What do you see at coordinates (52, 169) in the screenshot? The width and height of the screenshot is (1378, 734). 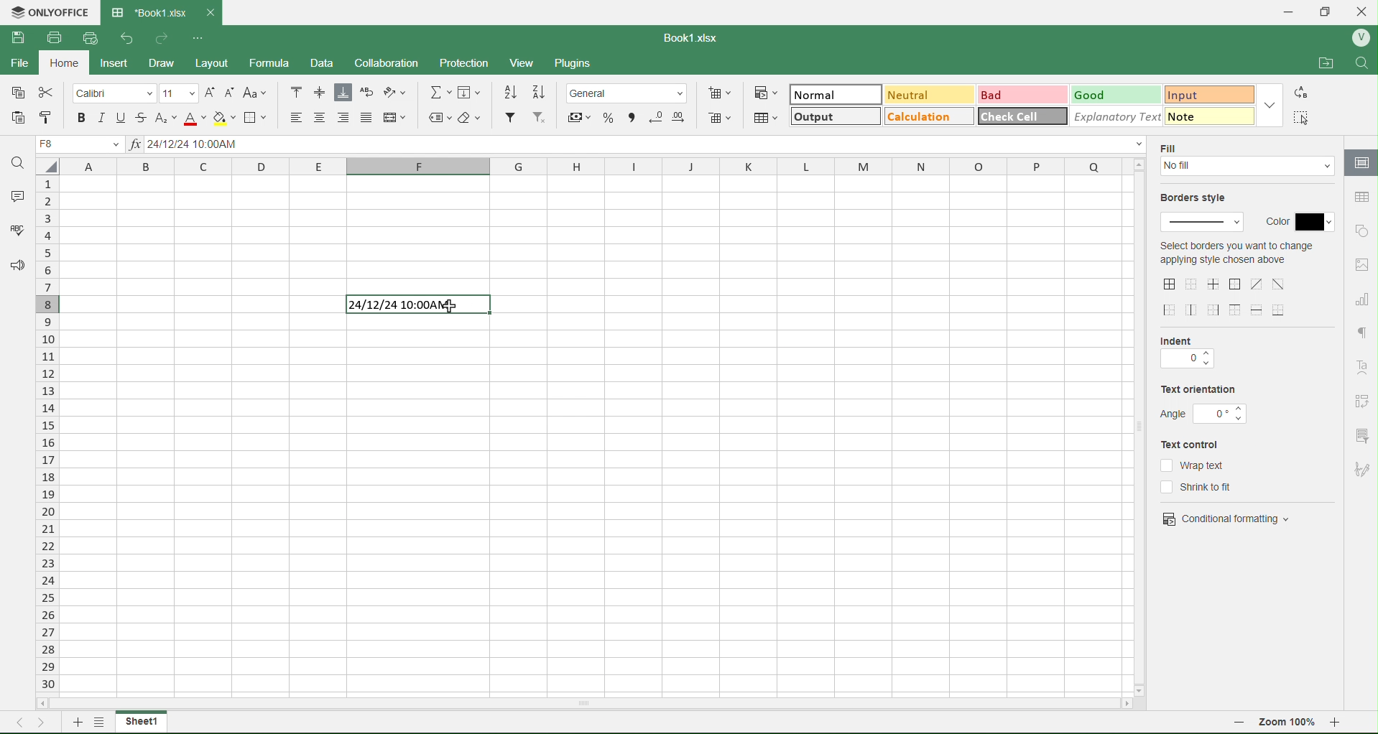 I see `select all` at bounding box center [52, 169].